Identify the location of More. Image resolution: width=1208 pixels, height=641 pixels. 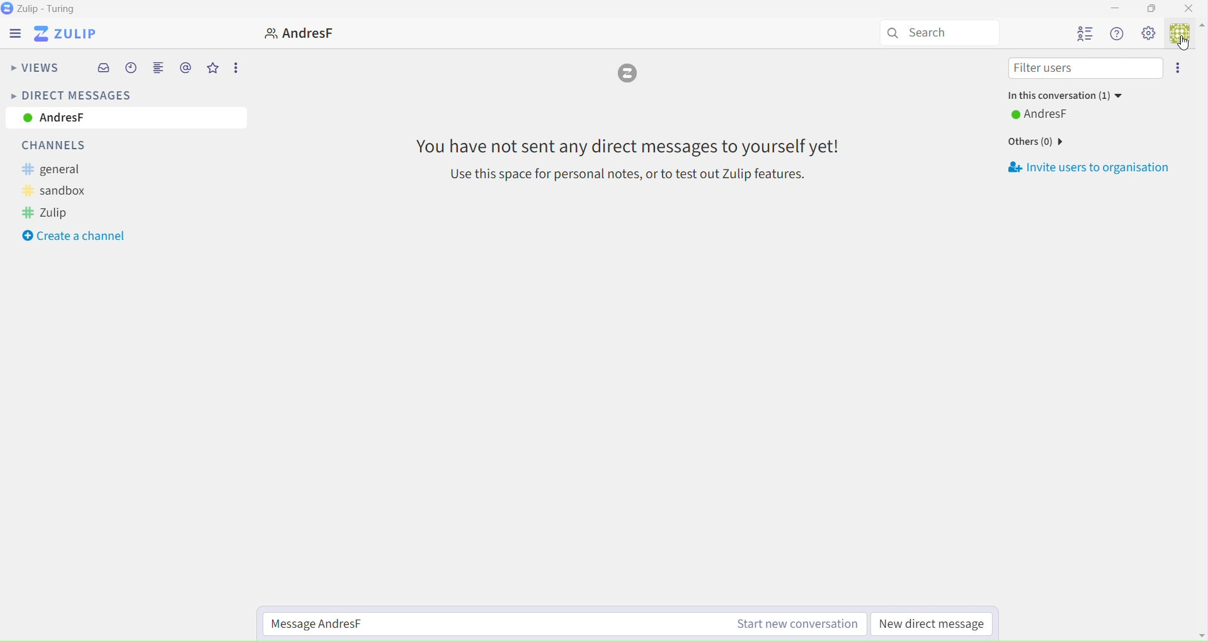
(236, 67).